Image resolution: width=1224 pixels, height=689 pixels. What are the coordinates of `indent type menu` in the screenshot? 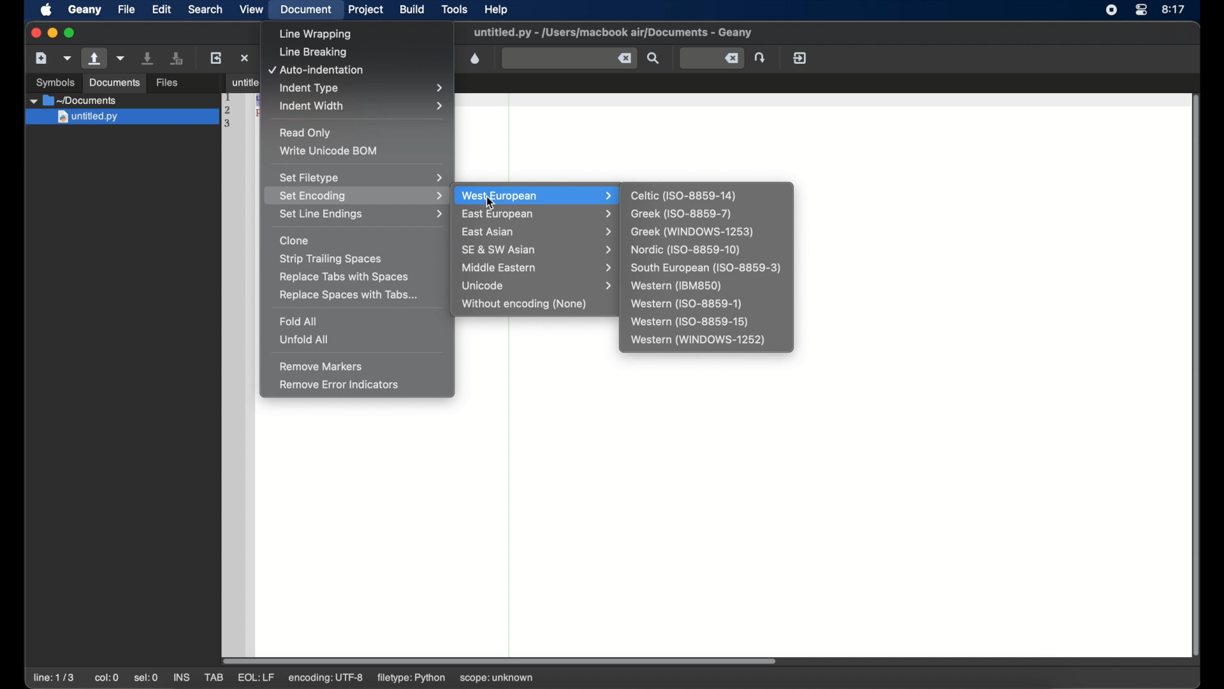 It's located at (364, 88).